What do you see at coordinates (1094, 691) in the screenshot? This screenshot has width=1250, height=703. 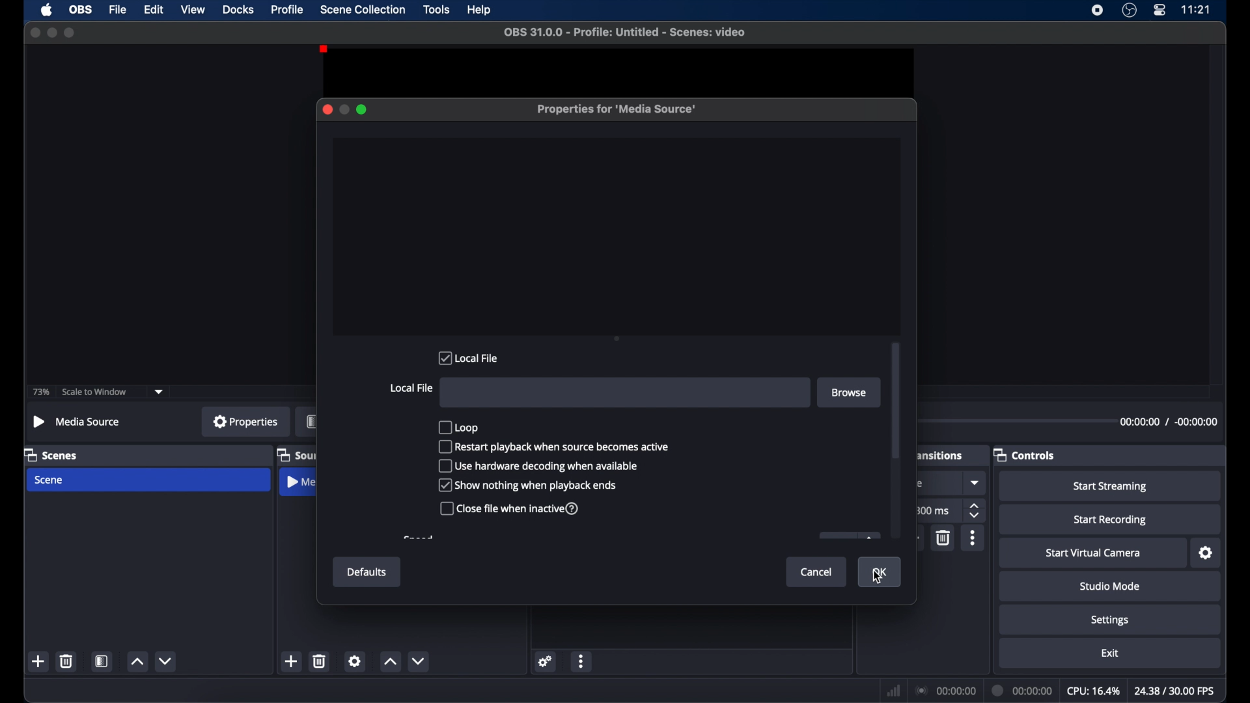 I see `cpu` at bounding box center [1094, 691].